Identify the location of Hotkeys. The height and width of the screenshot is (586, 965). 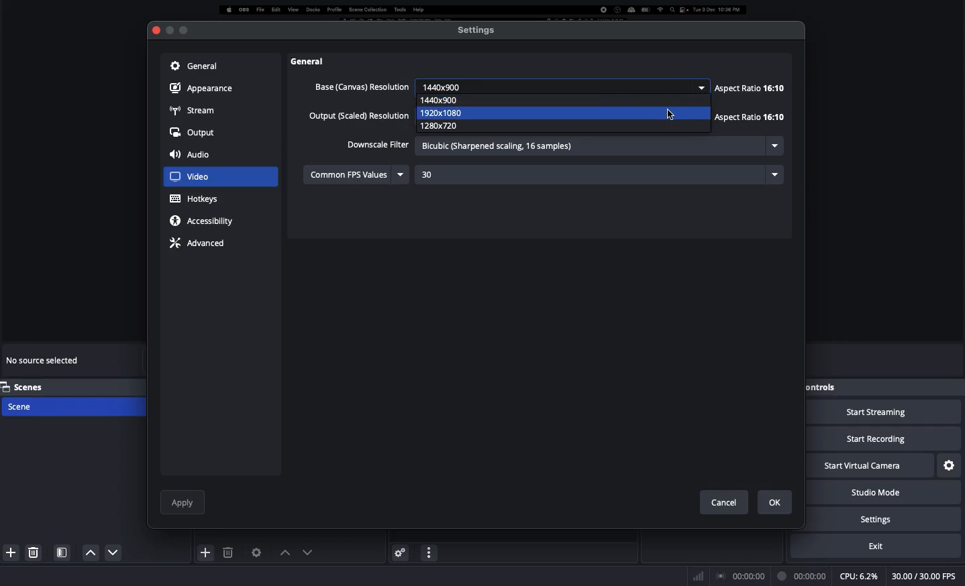
(195, 199).